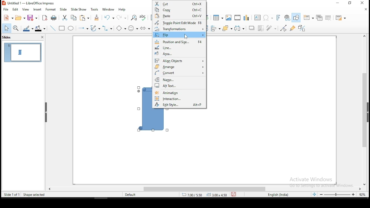 This screenshot has height=208, width=370. I want to click on paste, so click(85, 18).